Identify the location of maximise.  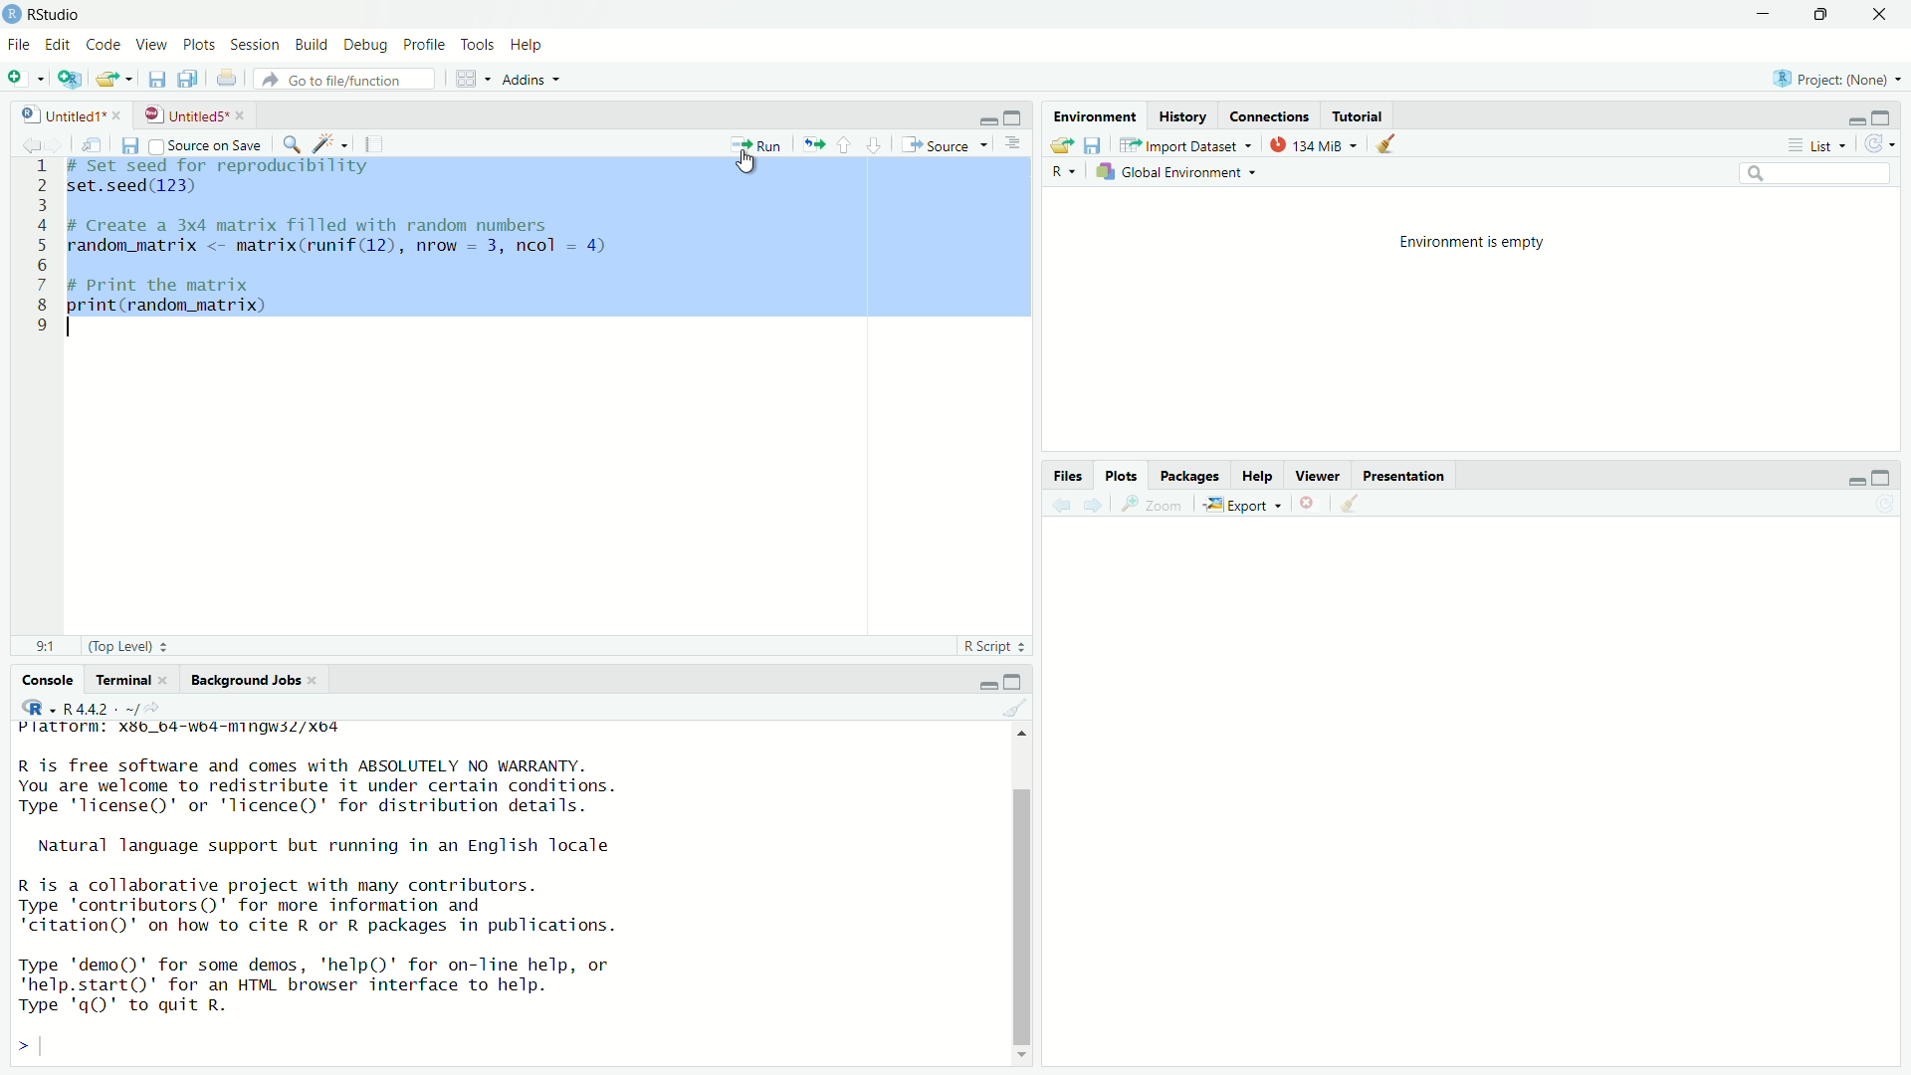
(1015, 683).